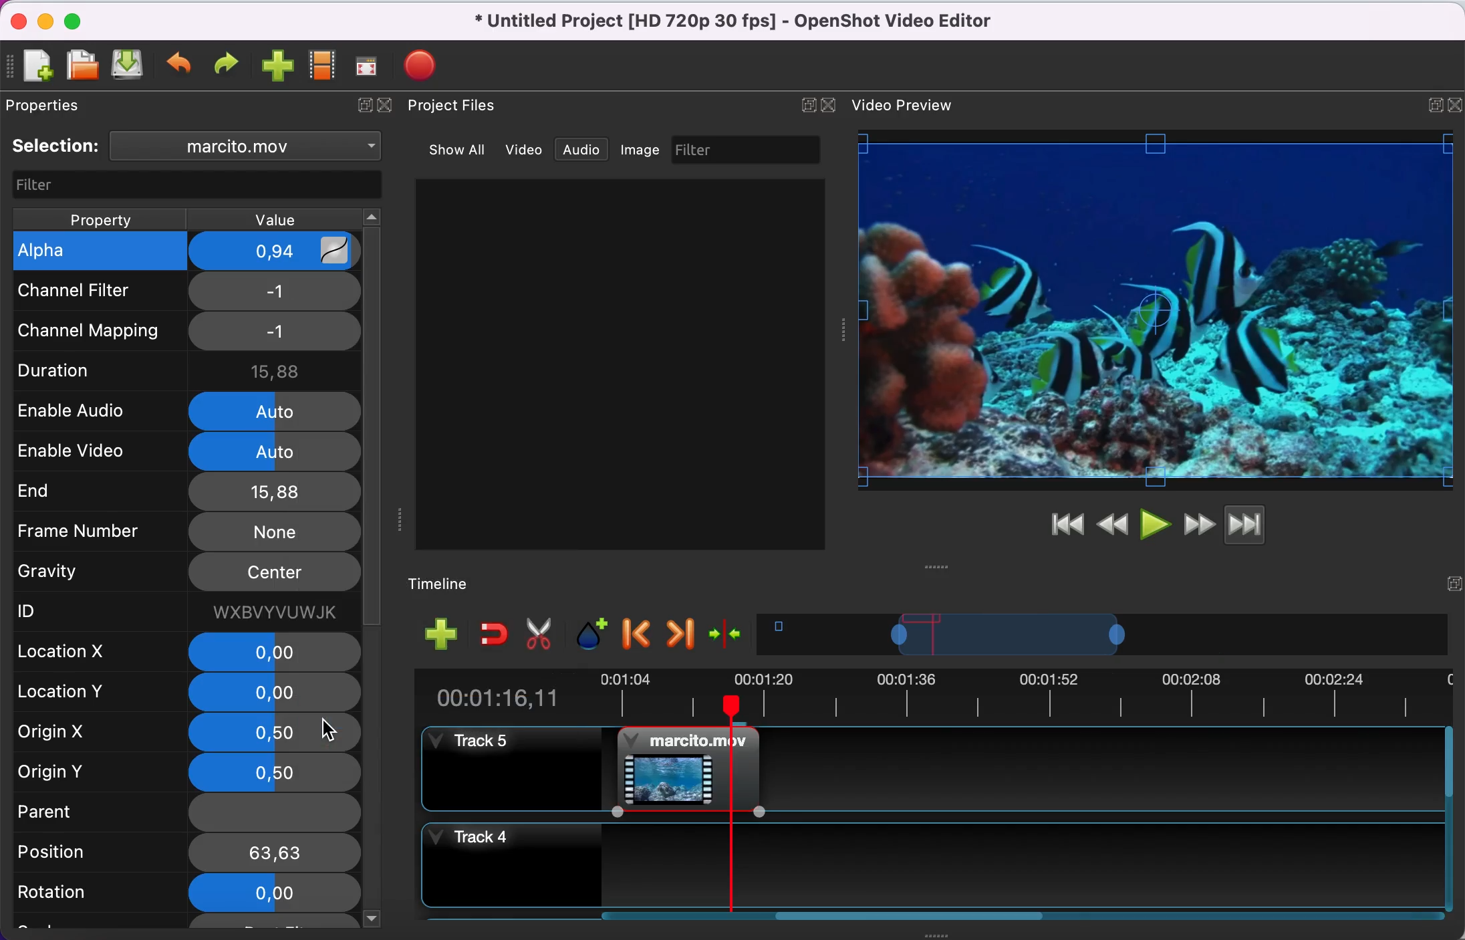 Image resolution: width=1465 pixels, height=940 pixels. What do you see at coordinates (372, 429) in the screenshot?
I see `vertical scrollbar` at bounding box center [372, 429].